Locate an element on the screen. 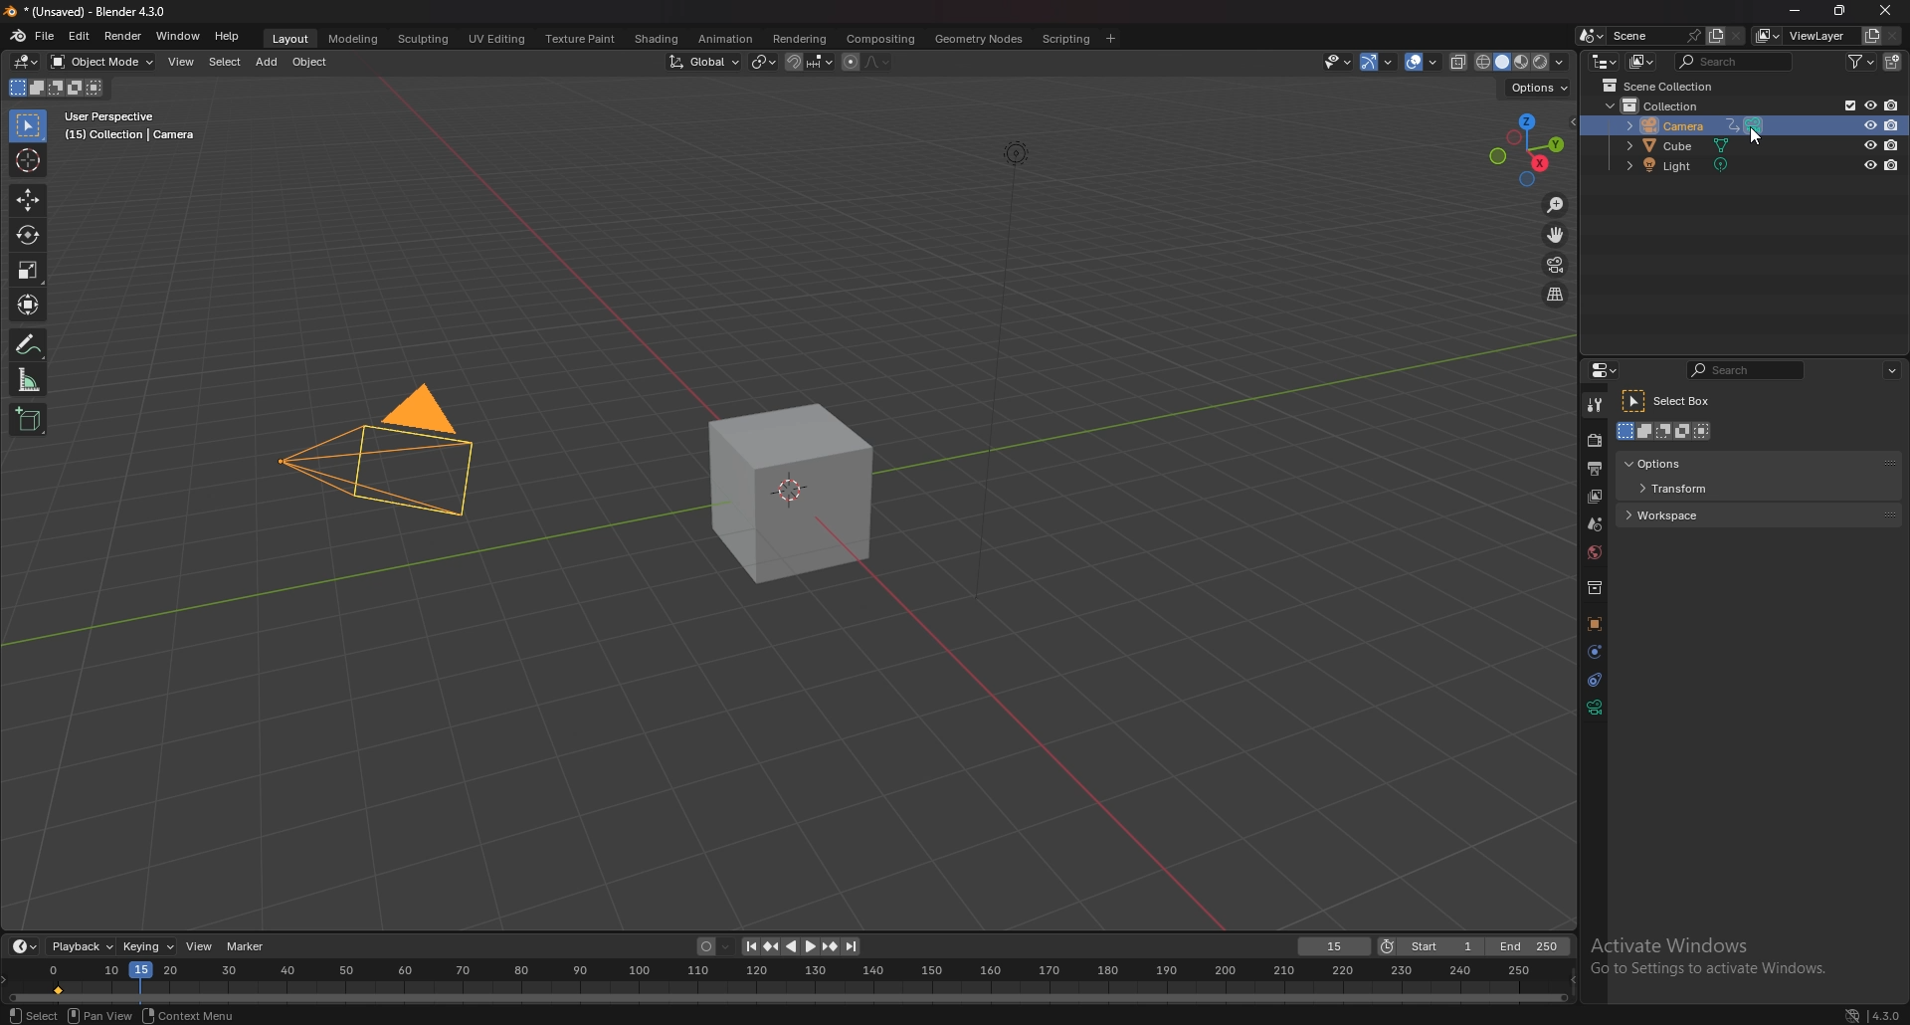 This screenshot has height=1025, width=1910. edit is located at coordinates (81, 35).